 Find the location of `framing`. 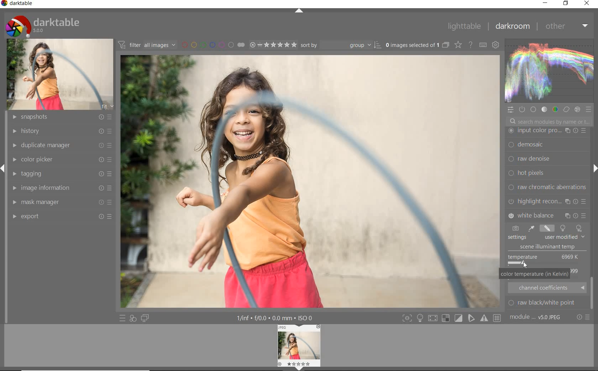

framing is located at coordinates (547, 145).